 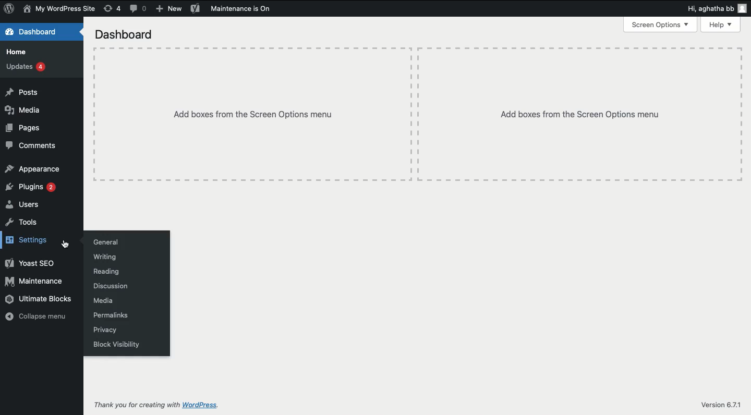 I want to click on reading, so click(x=105, y=271).